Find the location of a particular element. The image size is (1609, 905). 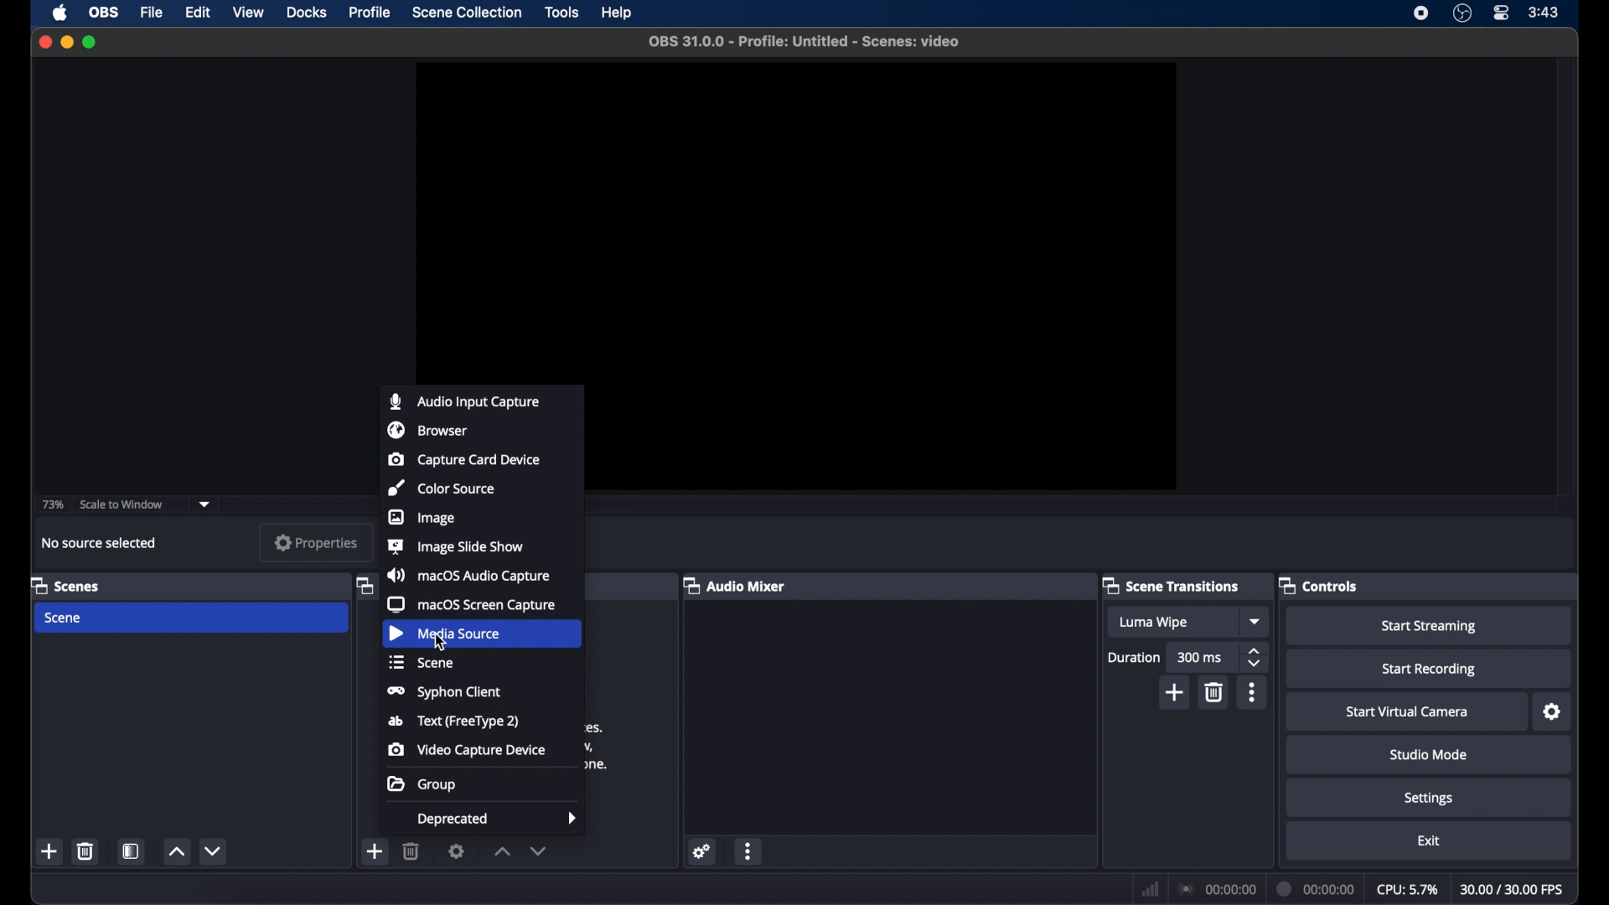

00:00:00 is located at coordinates (1317, 889).